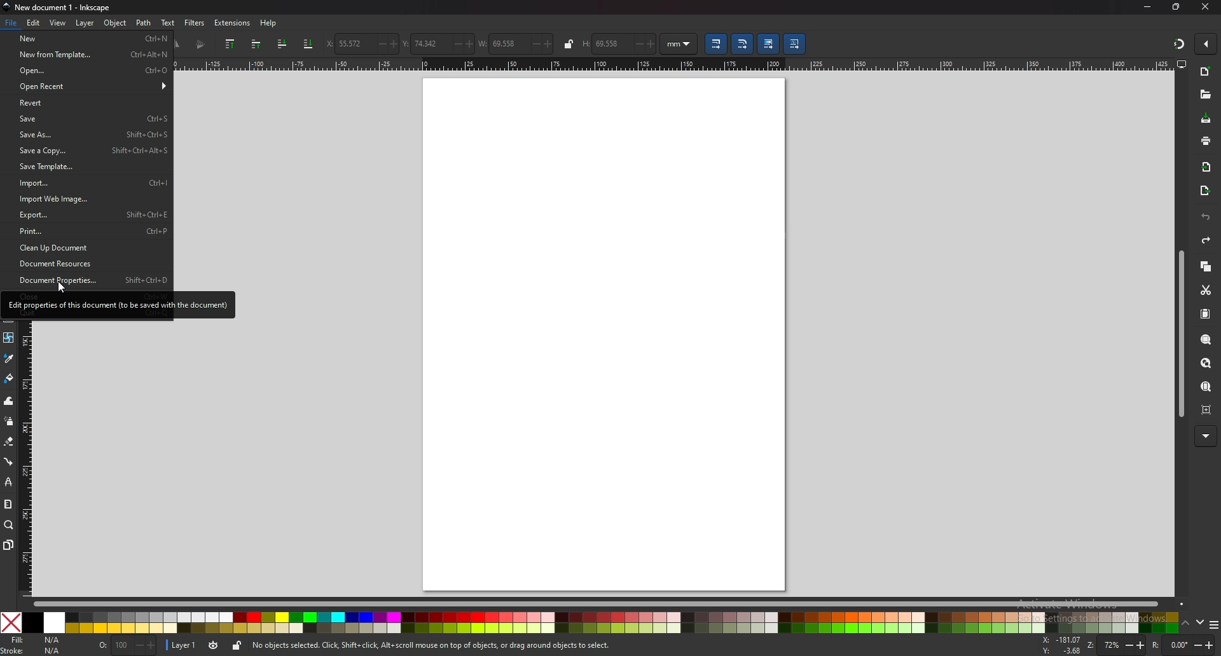 Image resolution: width=1221 pixels, height=656 pixels. I want to click on new from template, so click(90, 54).